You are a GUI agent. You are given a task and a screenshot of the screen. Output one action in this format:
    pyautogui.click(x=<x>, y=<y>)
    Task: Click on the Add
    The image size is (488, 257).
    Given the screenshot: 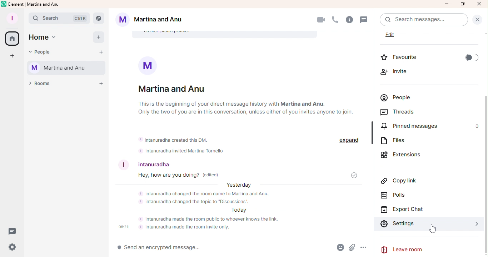 What is the action you would take?
    pyautogui.click(x=100, y=38)
    